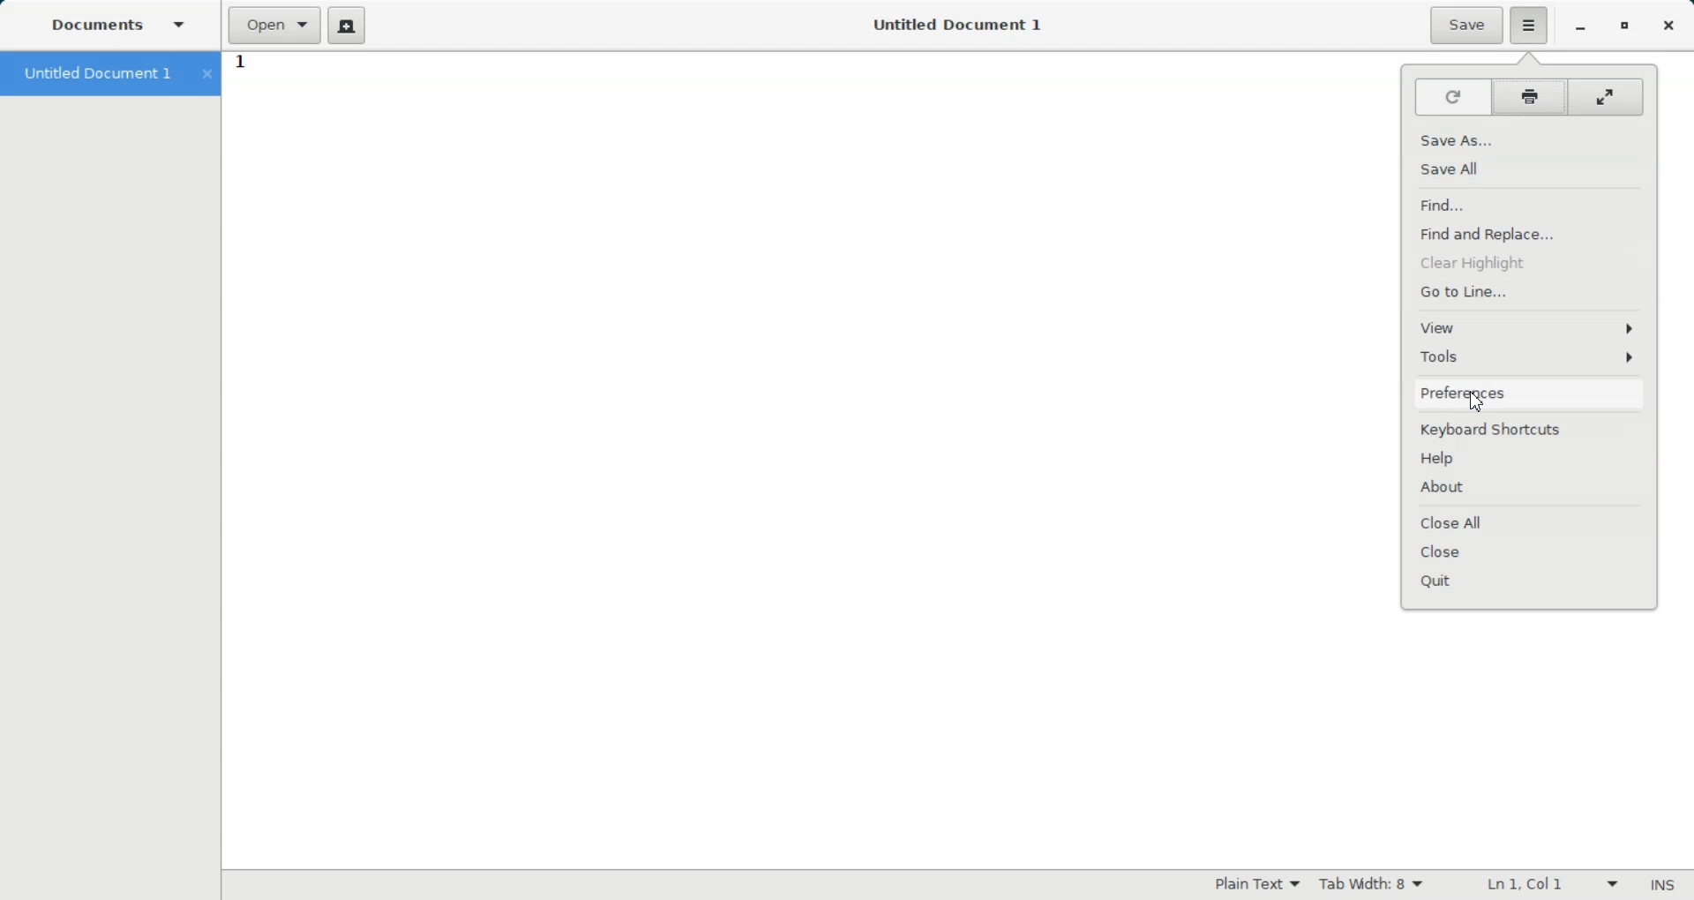 The width and height of the screenshot is (1694, 900). I want to click on Save, so click(1466, 25).